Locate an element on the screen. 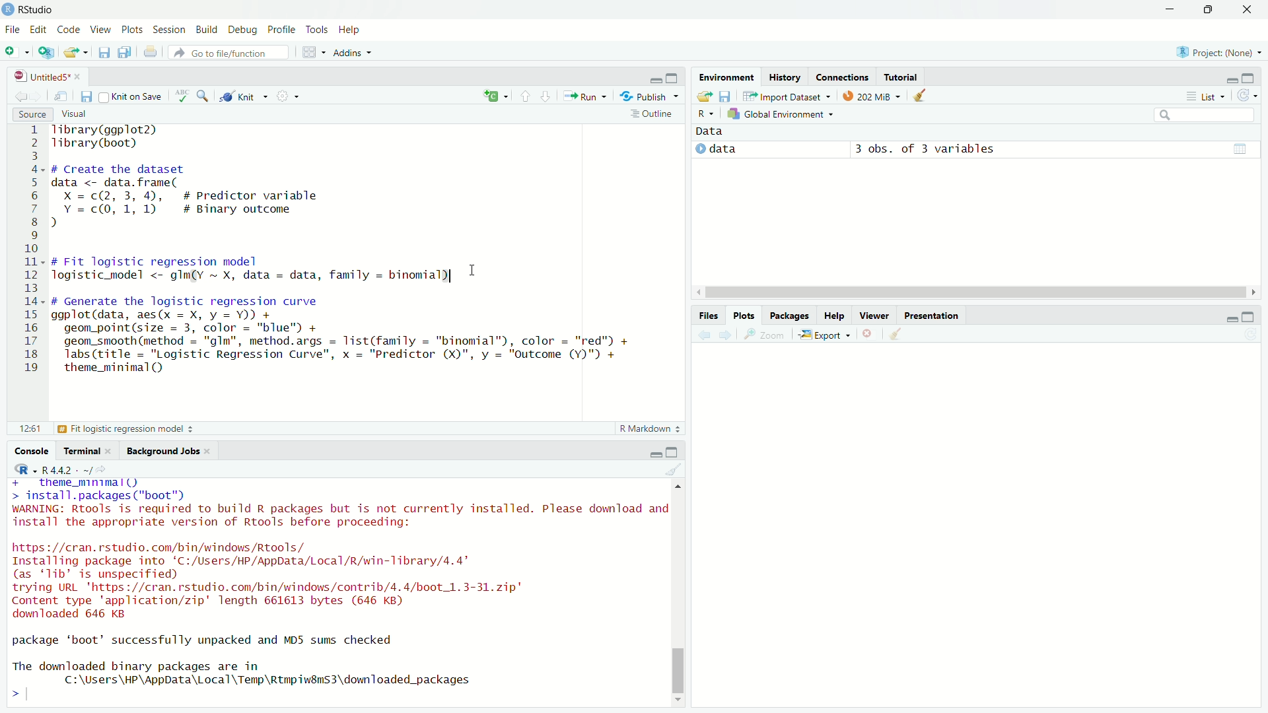 This screenshot has height=713, width=1268. 10:1 is located at coordinates (30, 428).